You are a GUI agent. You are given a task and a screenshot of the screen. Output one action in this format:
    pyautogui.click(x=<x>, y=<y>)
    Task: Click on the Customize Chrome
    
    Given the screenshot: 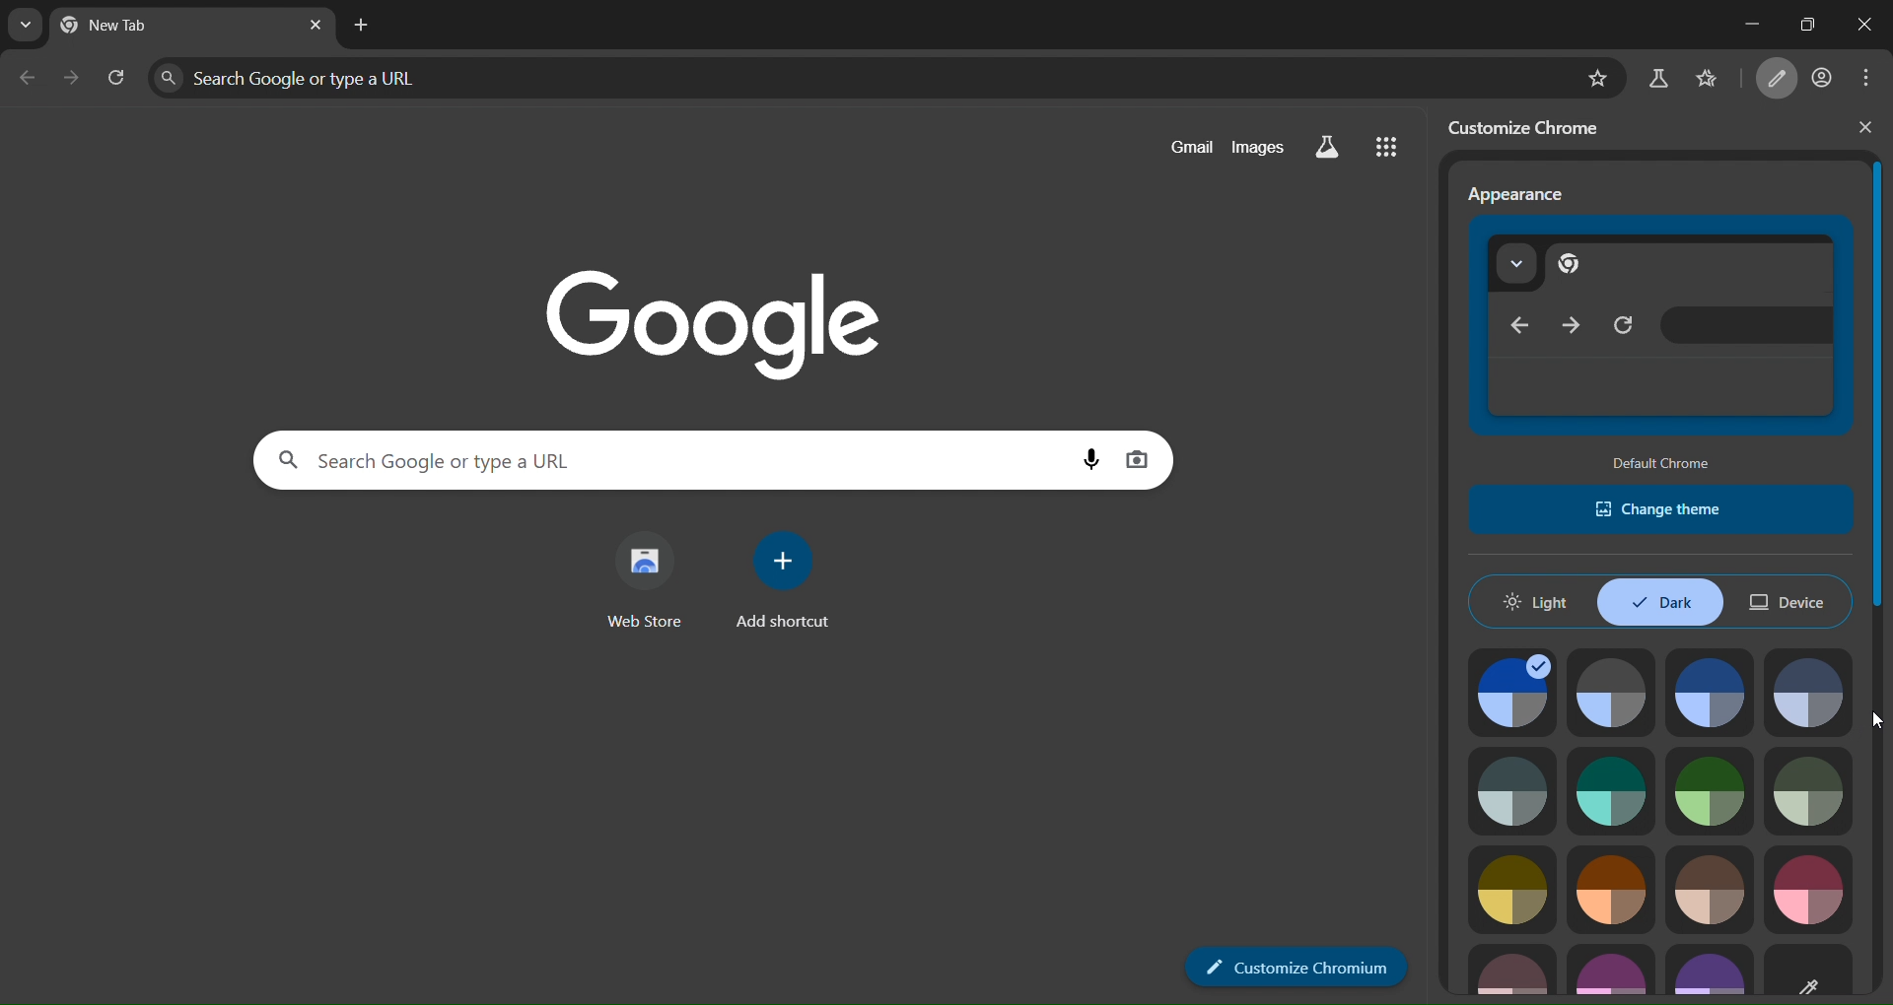 What is the action you would take?
    pyautogui.click(x=1295, y=967)
    